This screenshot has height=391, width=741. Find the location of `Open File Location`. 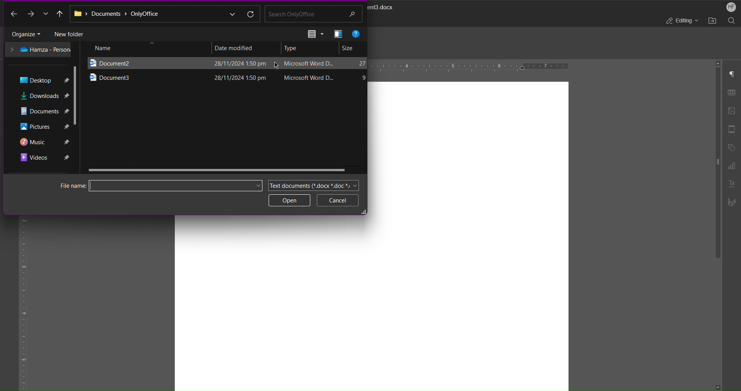

Open File Location is located at coordinates (712, 21).